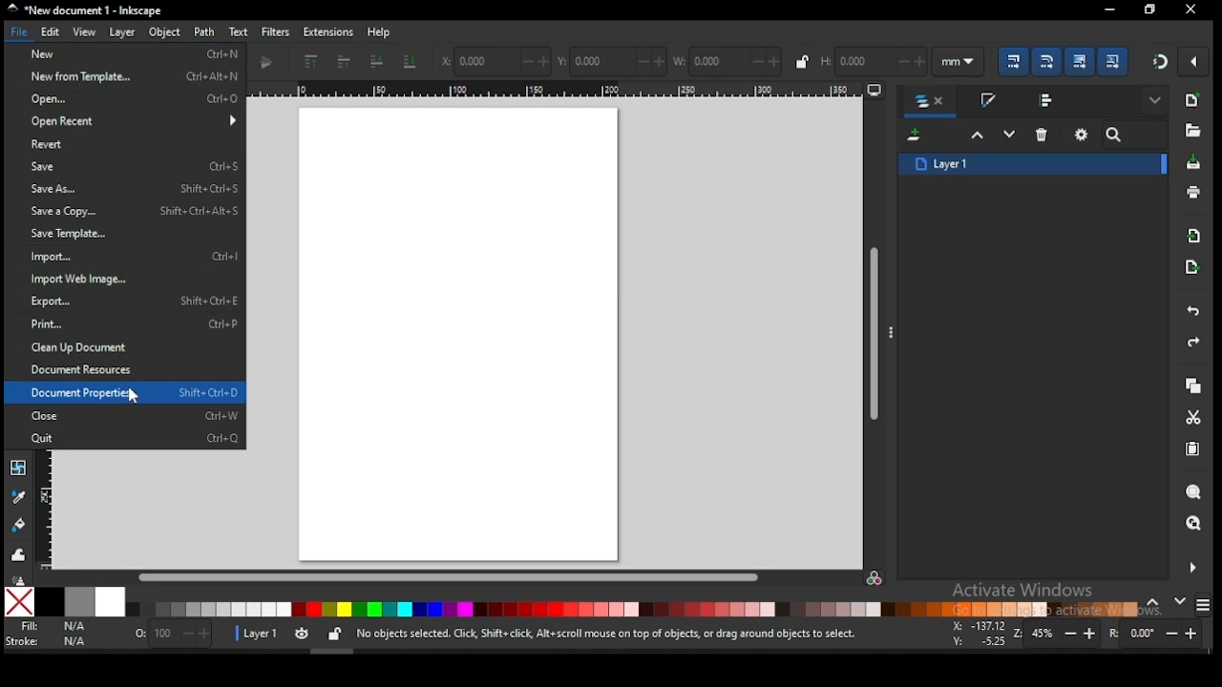 The height and width of the screenshot is (687, 1222). What do you see at coordinates (133, 257) in the screenshot?
I see `import` at bounding box center [133, 257].